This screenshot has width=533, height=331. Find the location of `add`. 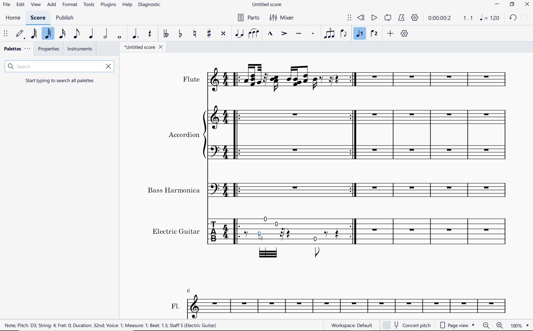

add is located at coordinates (52, 5).